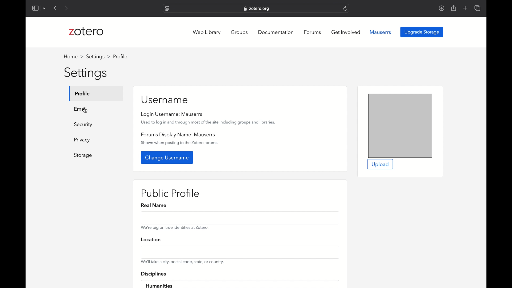 The image size is (512, 288). What do you see at coordinates (85, 74) in the screenshot?
I see `settings` at bounding box center [85, 74].